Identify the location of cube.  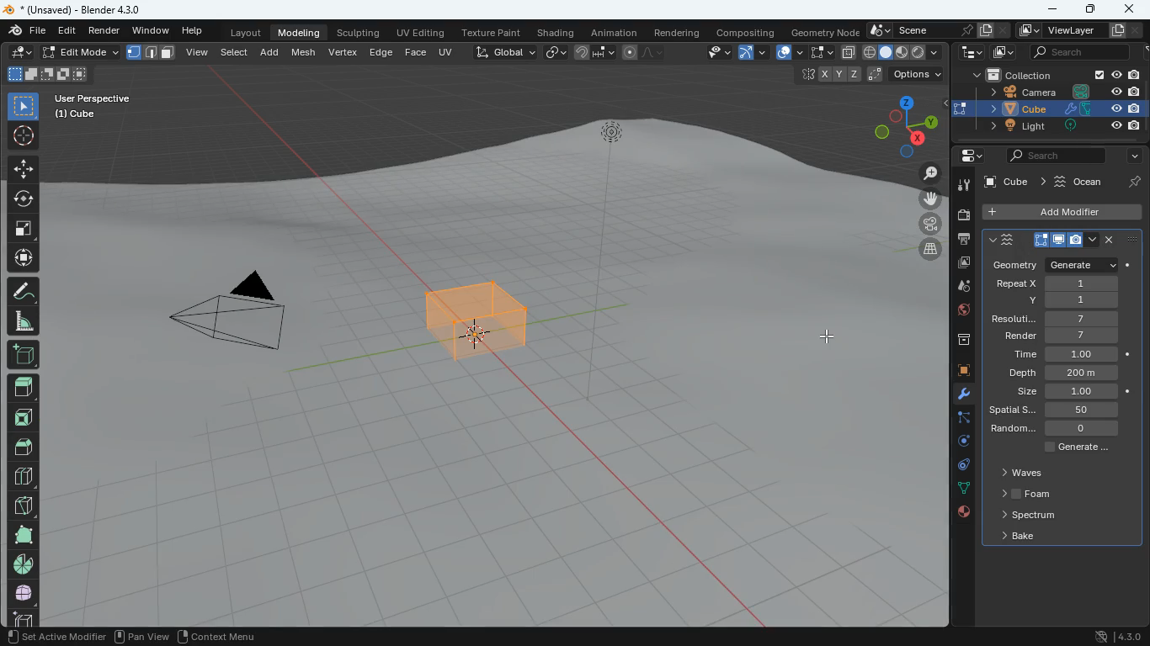
(1014, 180).